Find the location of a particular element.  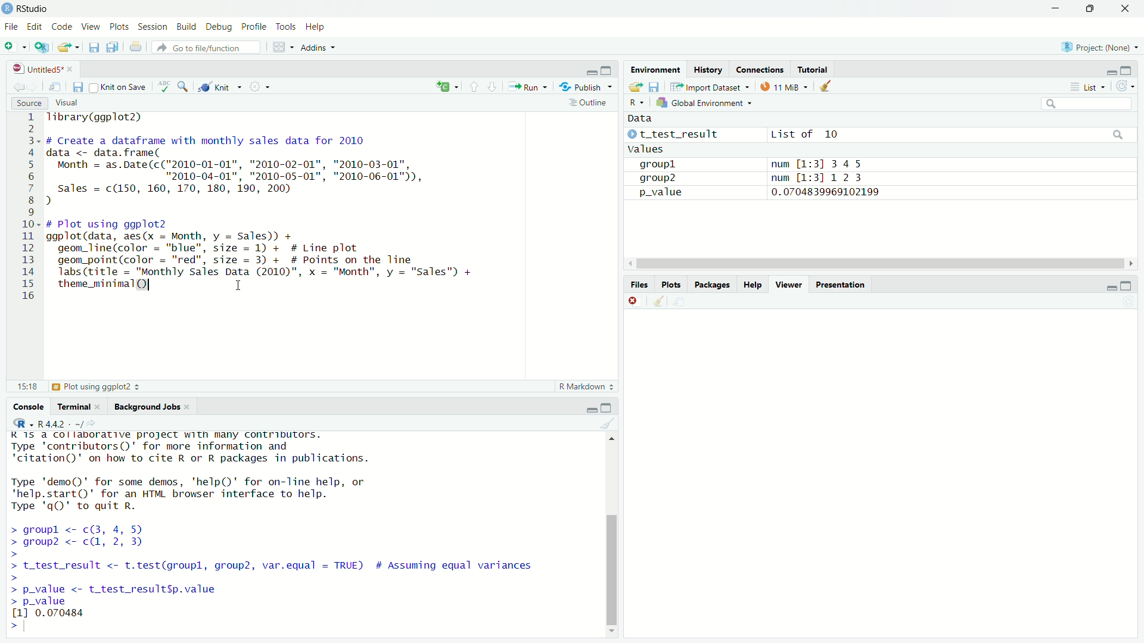

aroun? num M-=311 2 3 is located at coordinates (754, 177).